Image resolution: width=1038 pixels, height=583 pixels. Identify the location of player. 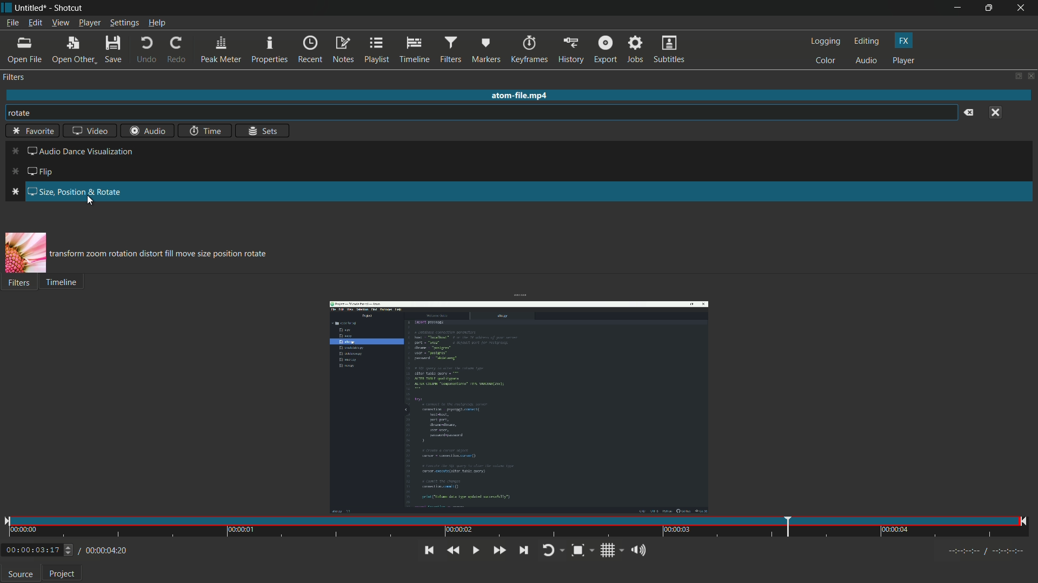
(906, 60).